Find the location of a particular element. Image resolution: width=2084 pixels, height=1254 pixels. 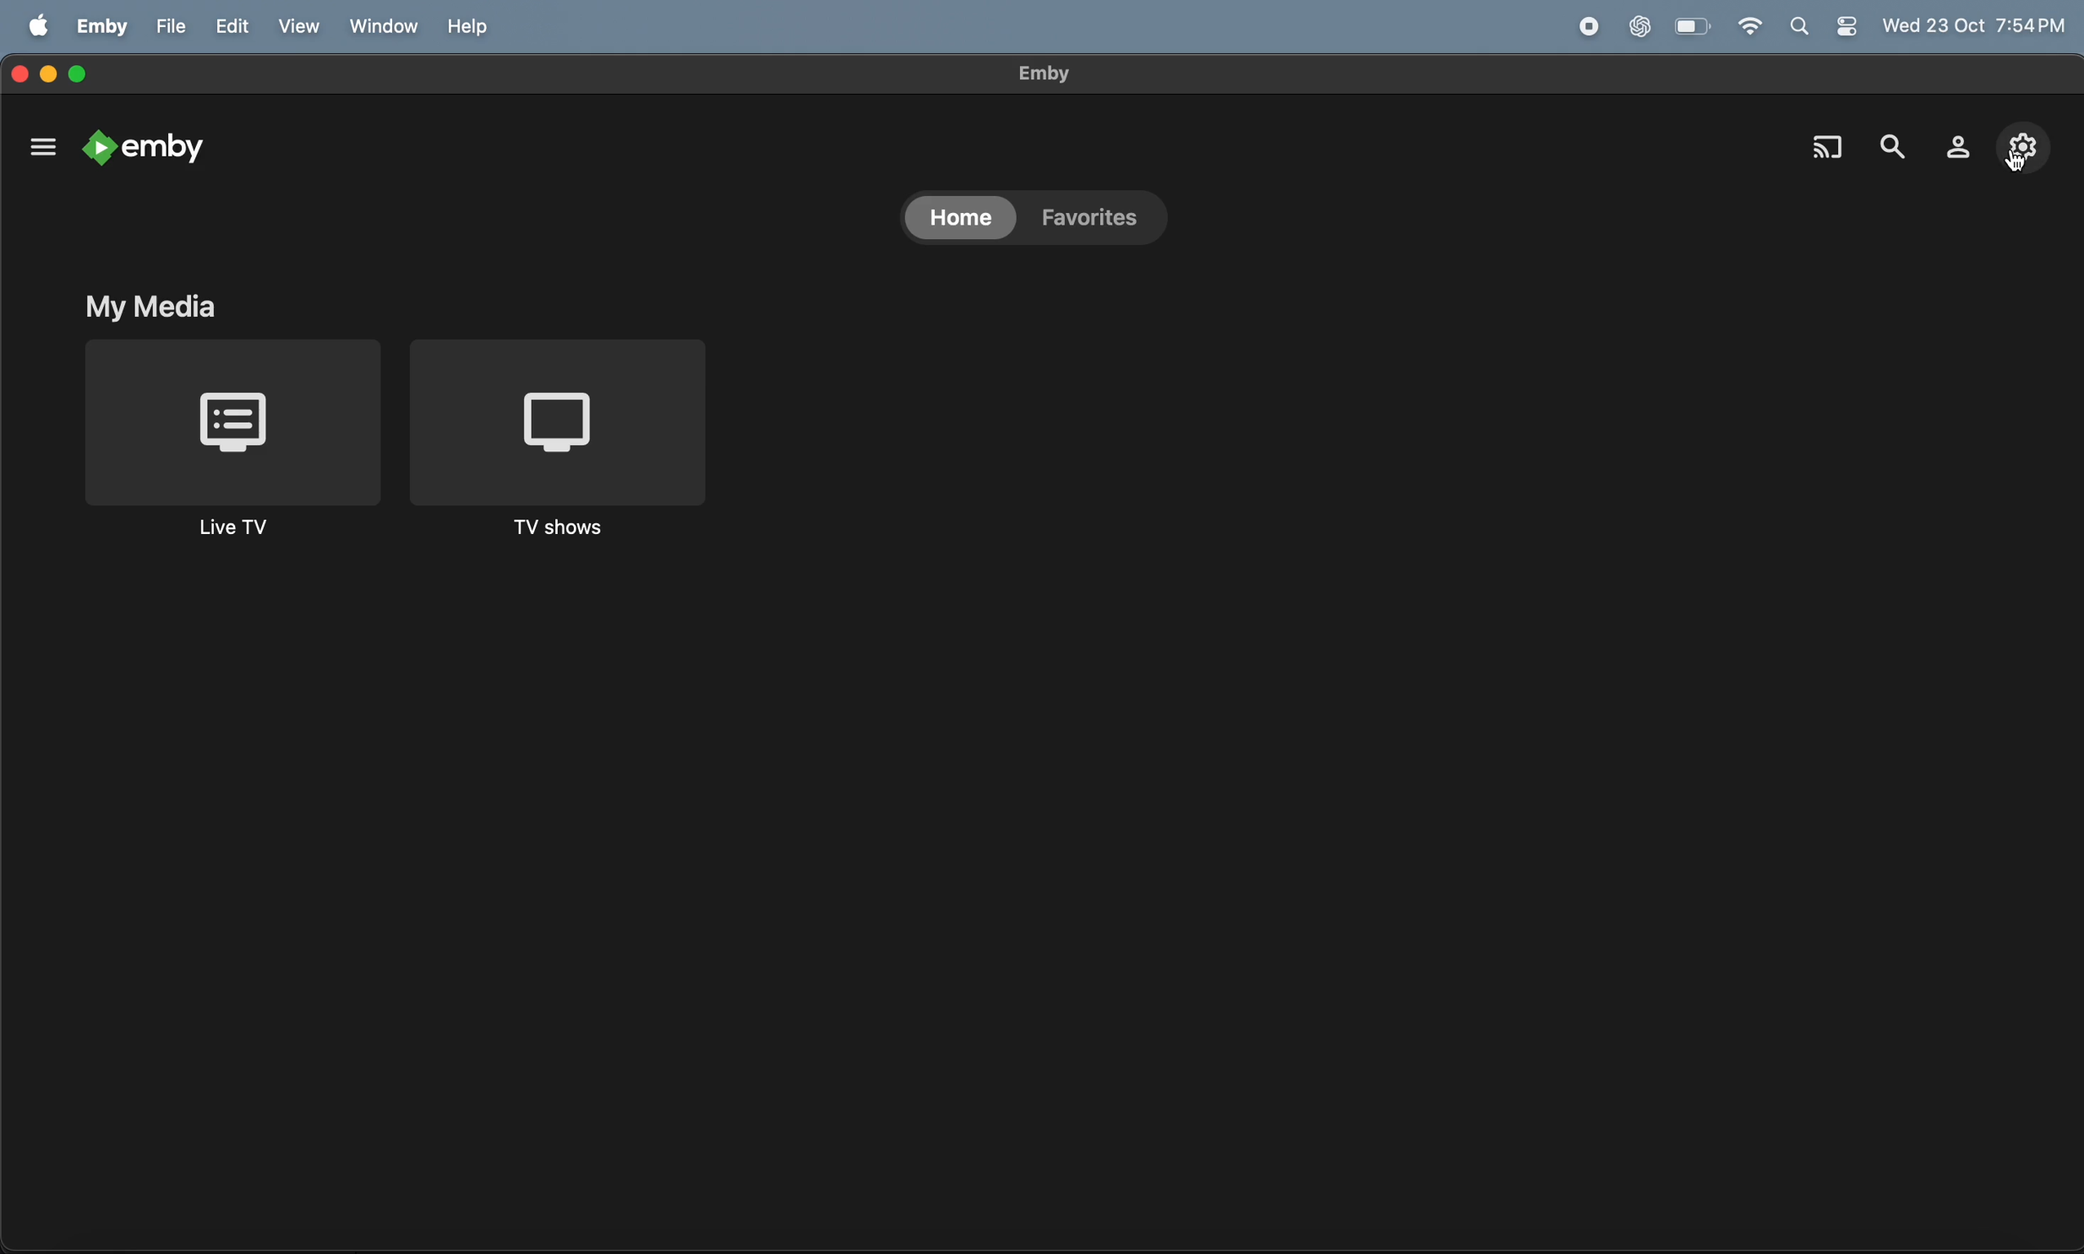

my media is located at coordinates (154, 303).